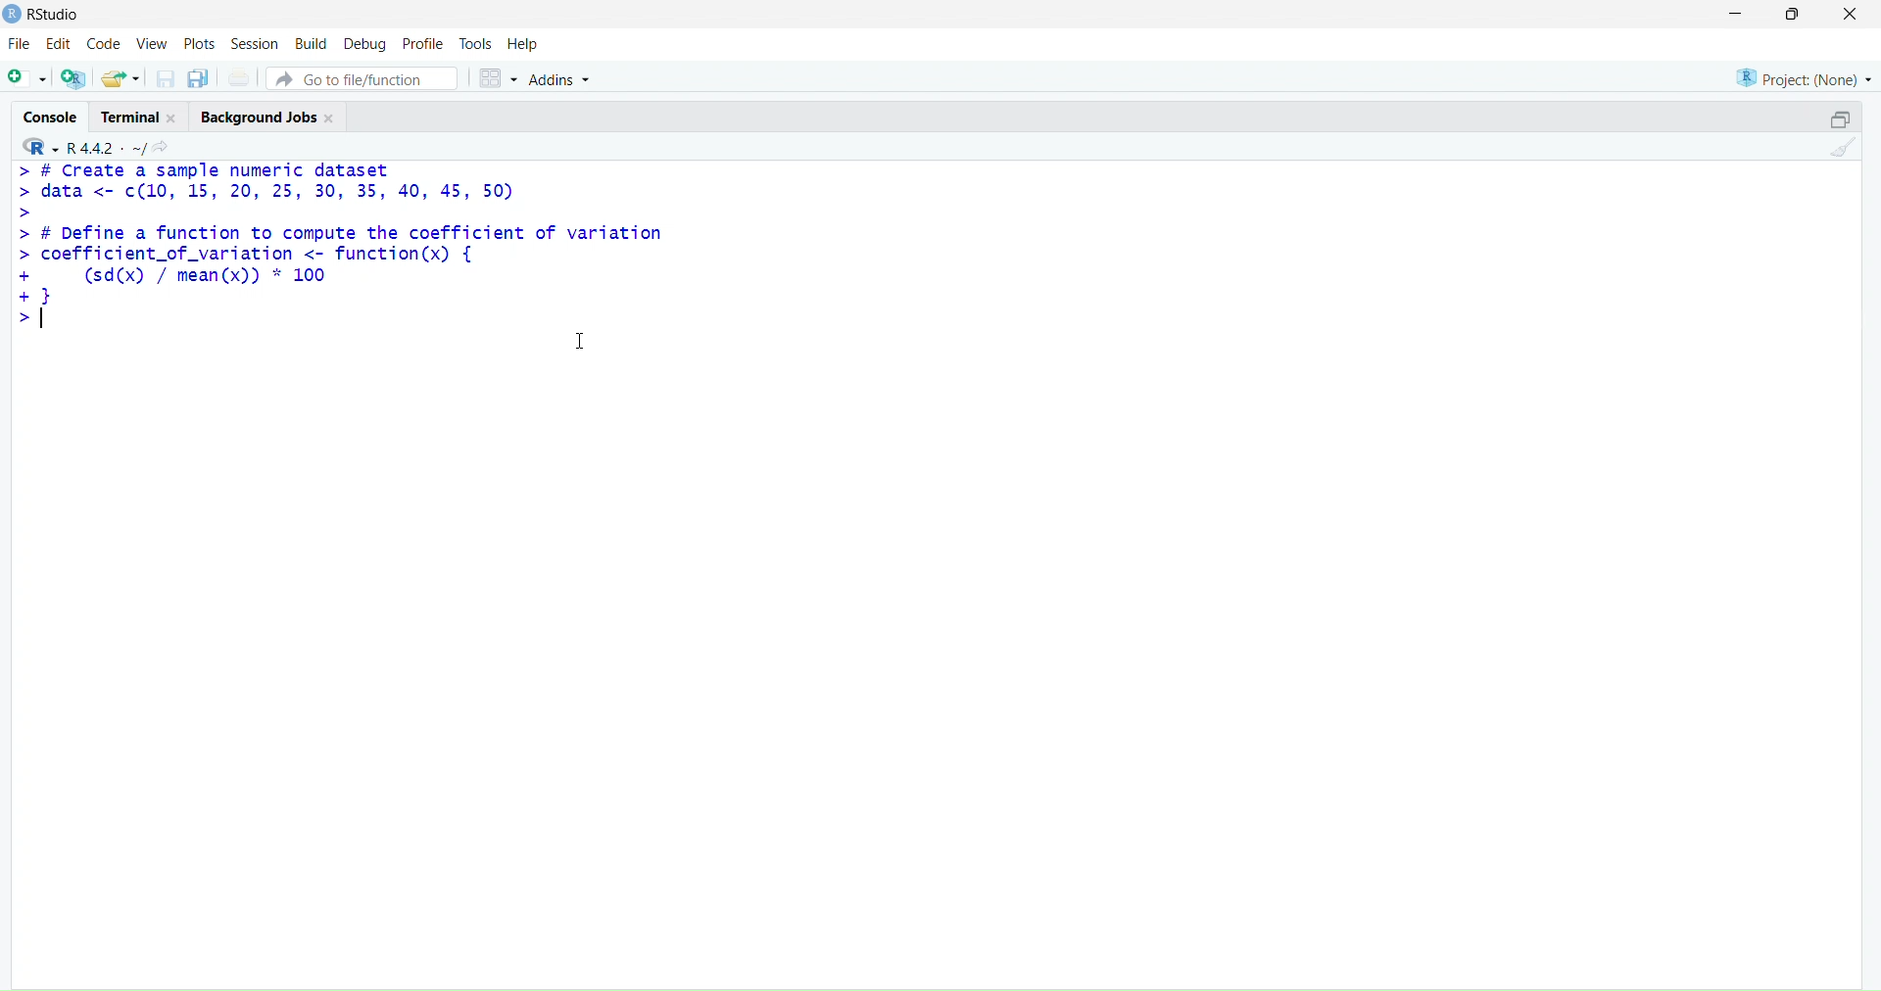 The width and height of the screenshot is (1881, 991). I want to click on add file as, so click(27, 79).